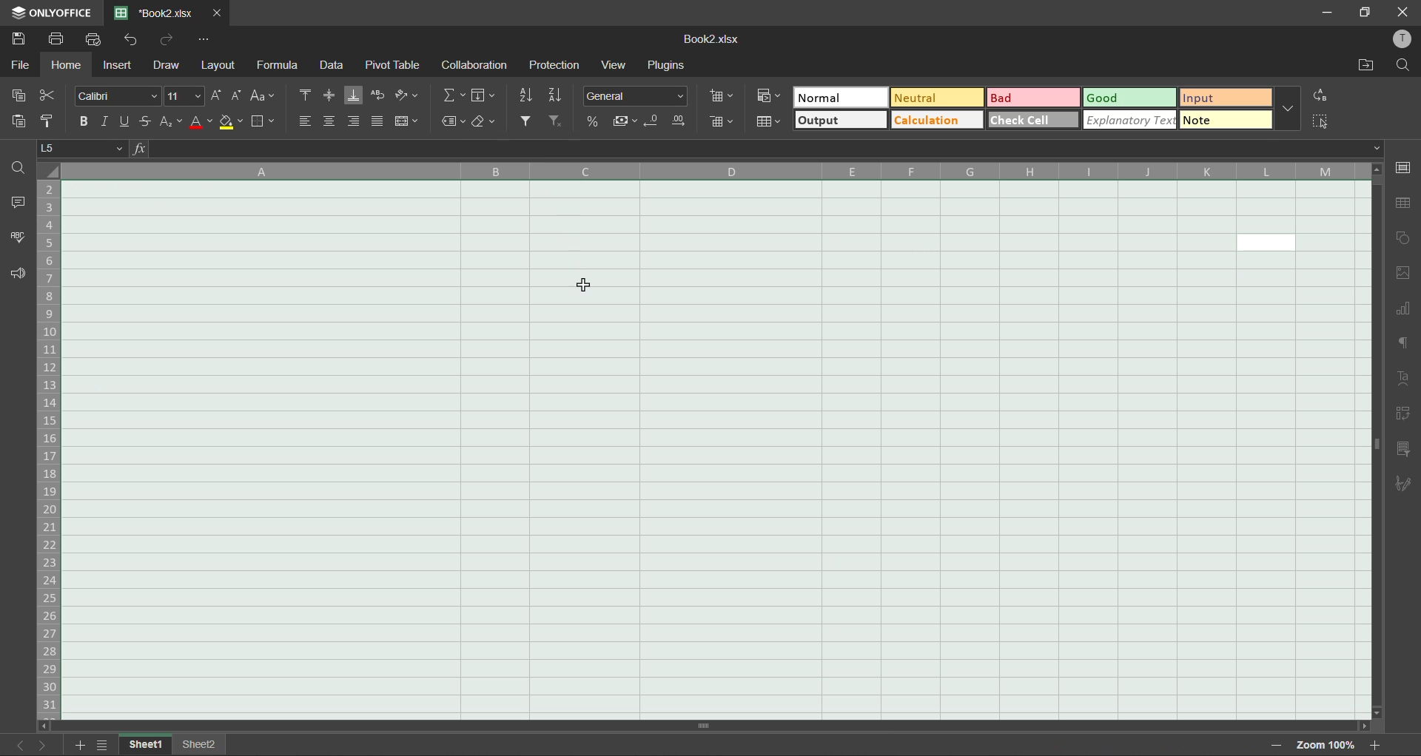 The image size is (1421, 756). Describe the element at coordinates (81, 745) in the screenshot. I see `add list` at that location.